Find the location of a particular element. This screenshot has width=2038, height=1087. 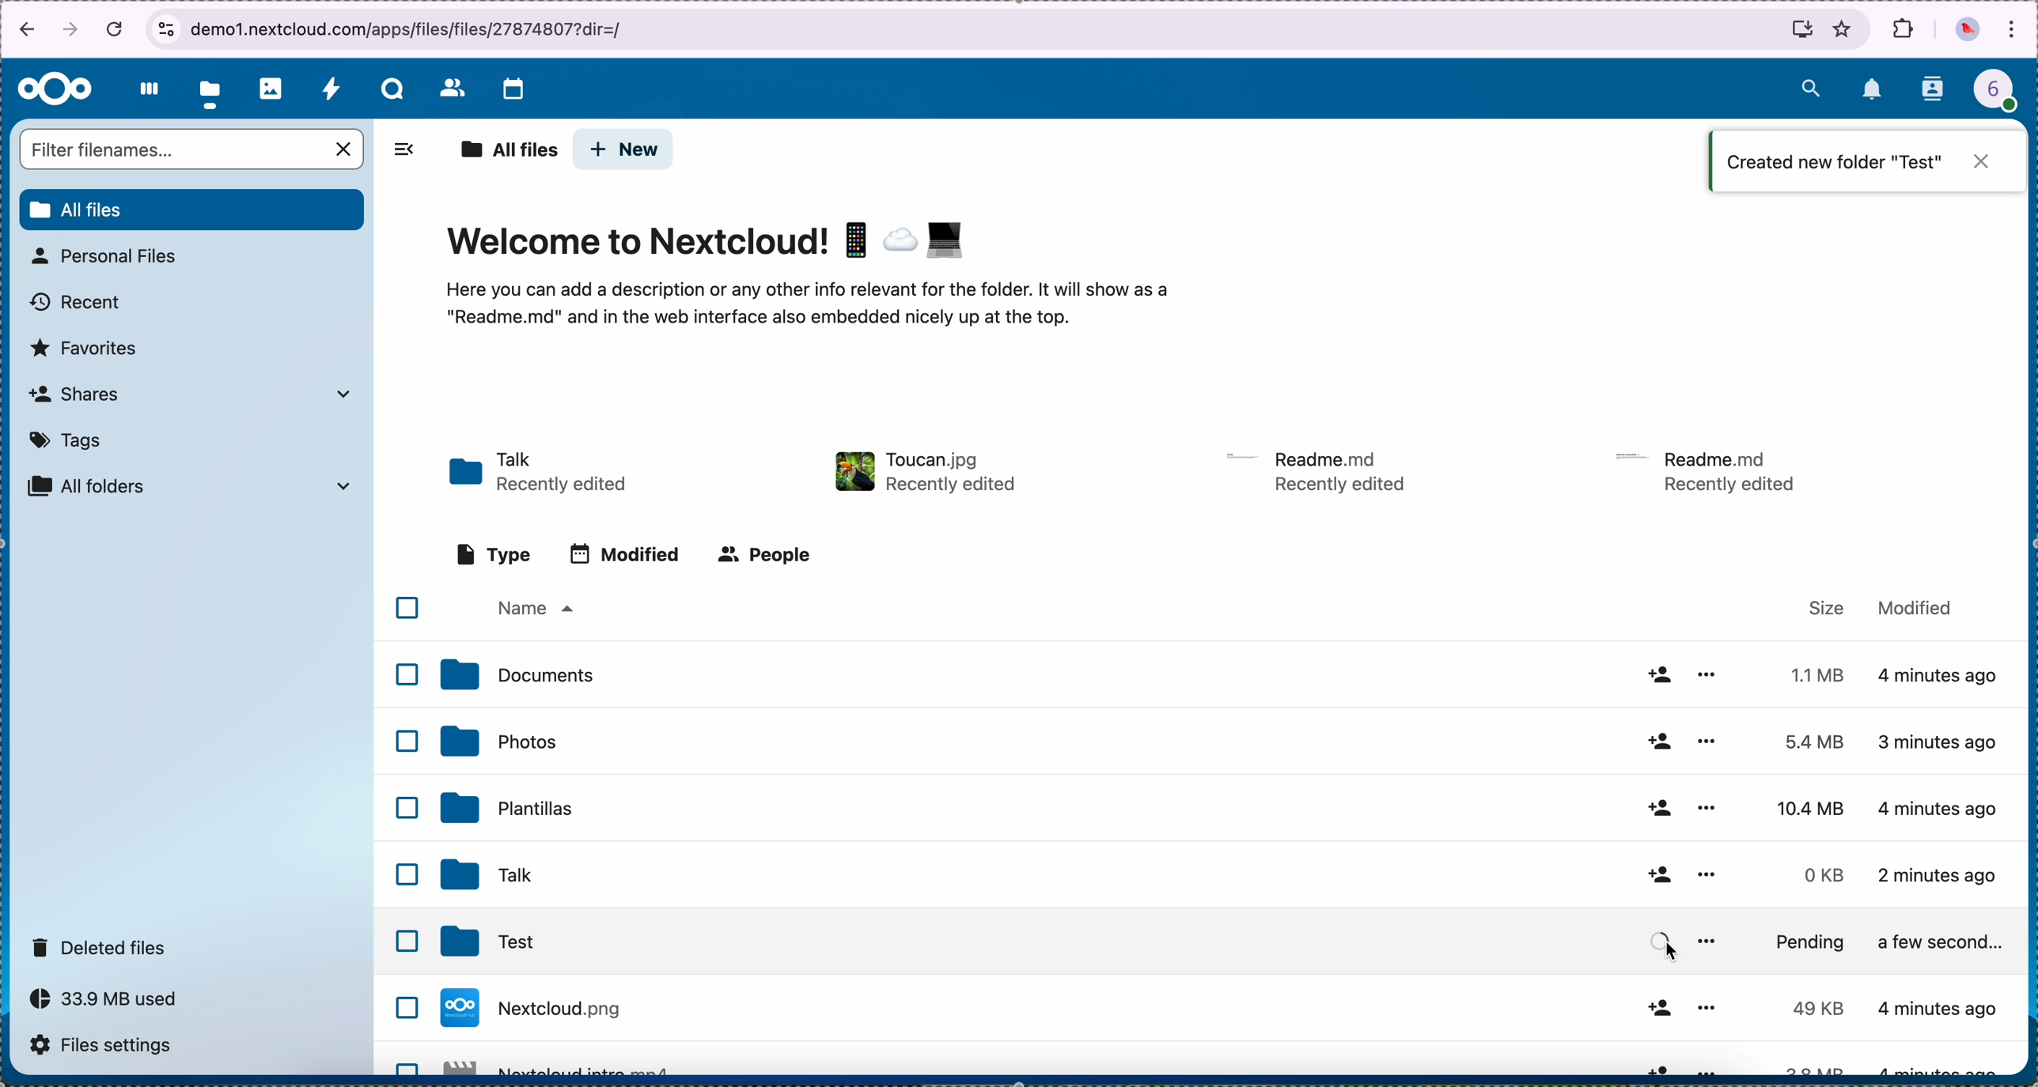

personal files is located at coordinates (109, 256).